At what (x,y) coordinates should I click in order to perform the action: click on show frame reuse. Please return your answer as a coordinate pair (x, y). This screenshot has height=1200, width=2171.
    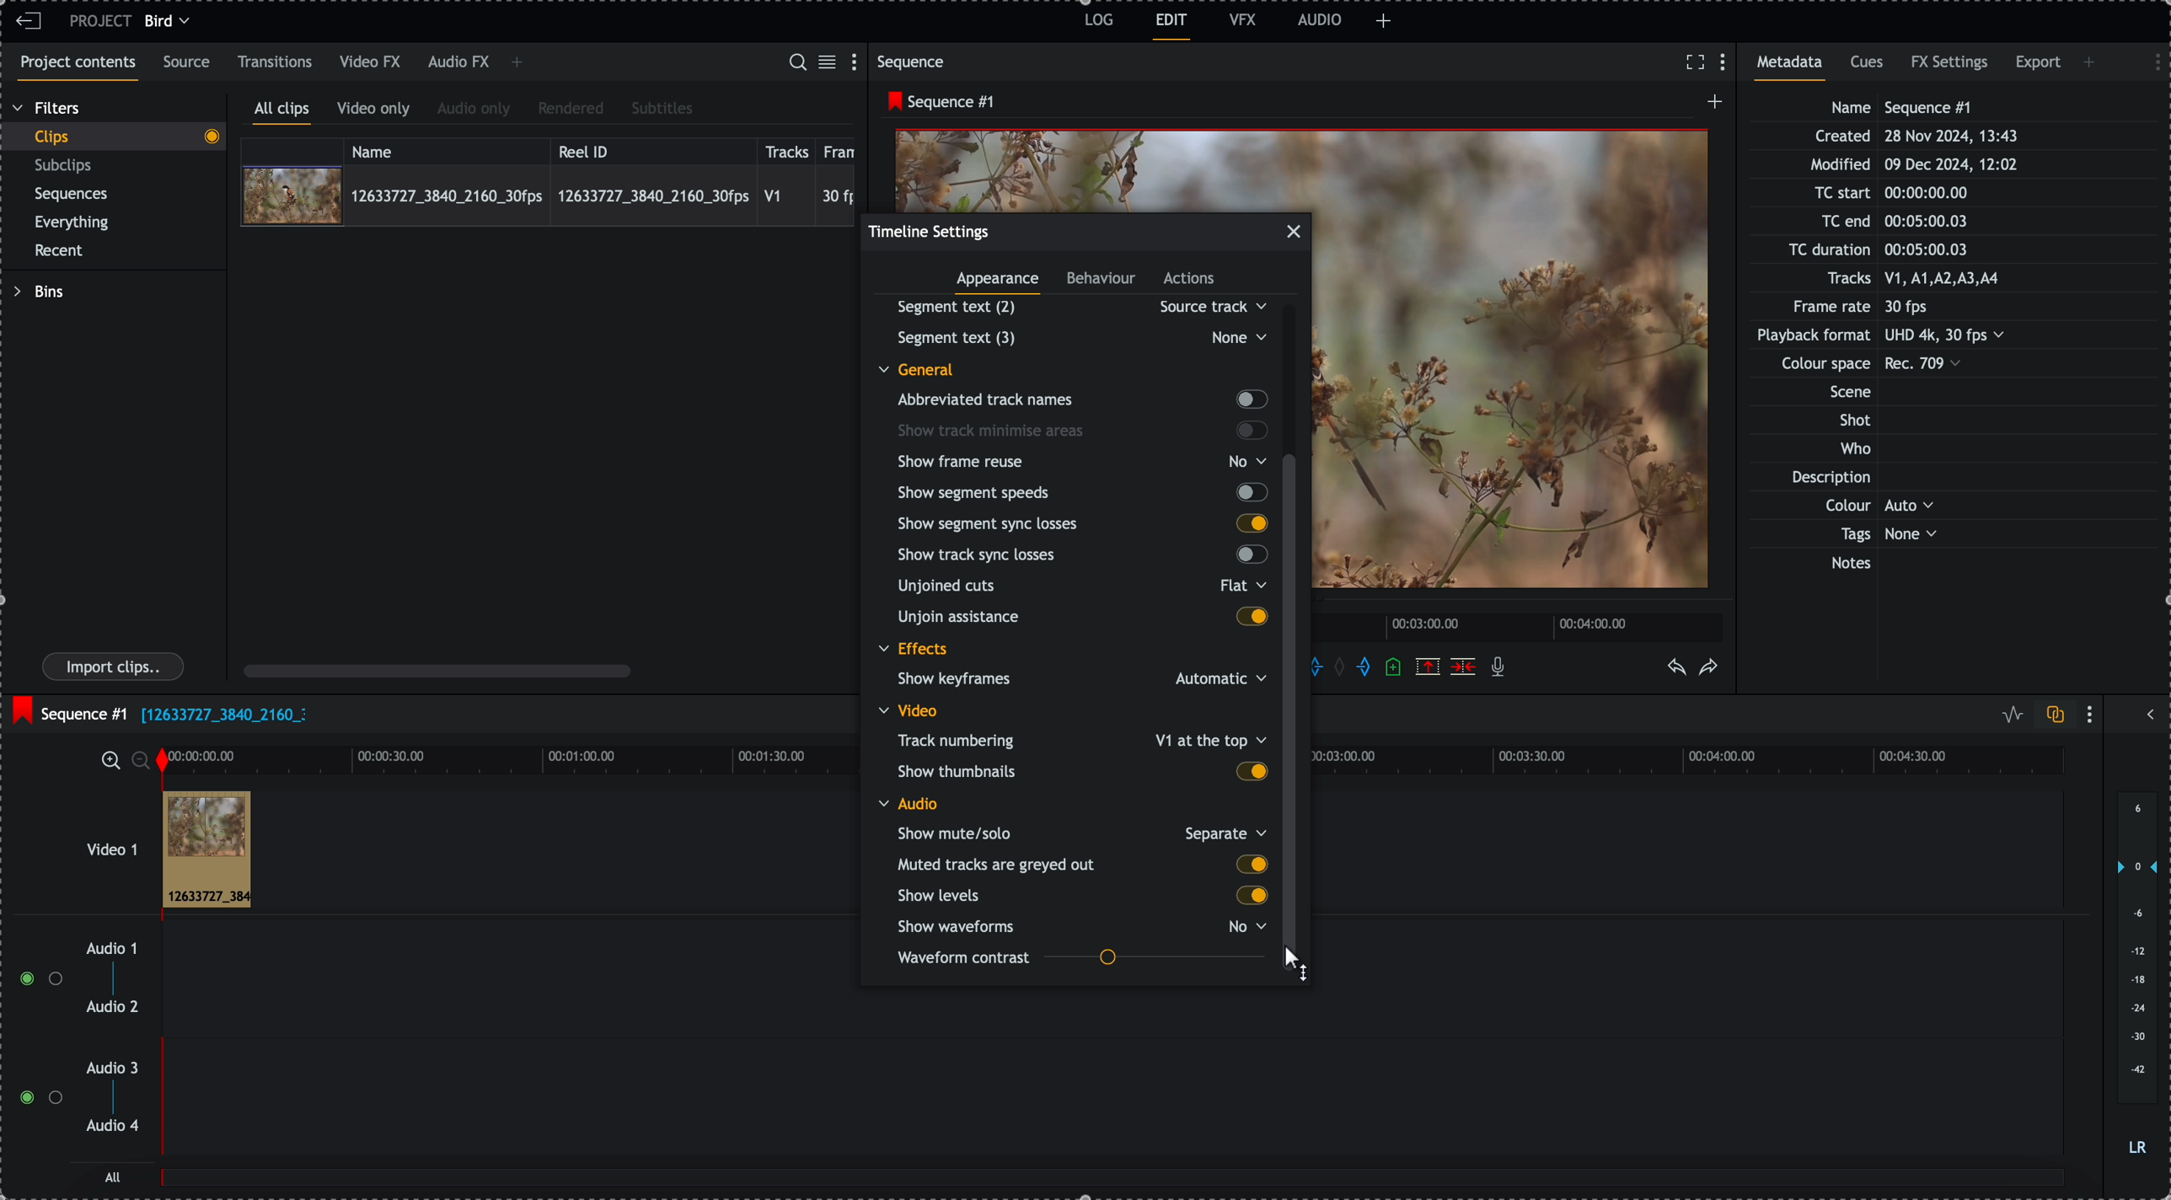
    Looking at the image, I should click on (1085, 462).